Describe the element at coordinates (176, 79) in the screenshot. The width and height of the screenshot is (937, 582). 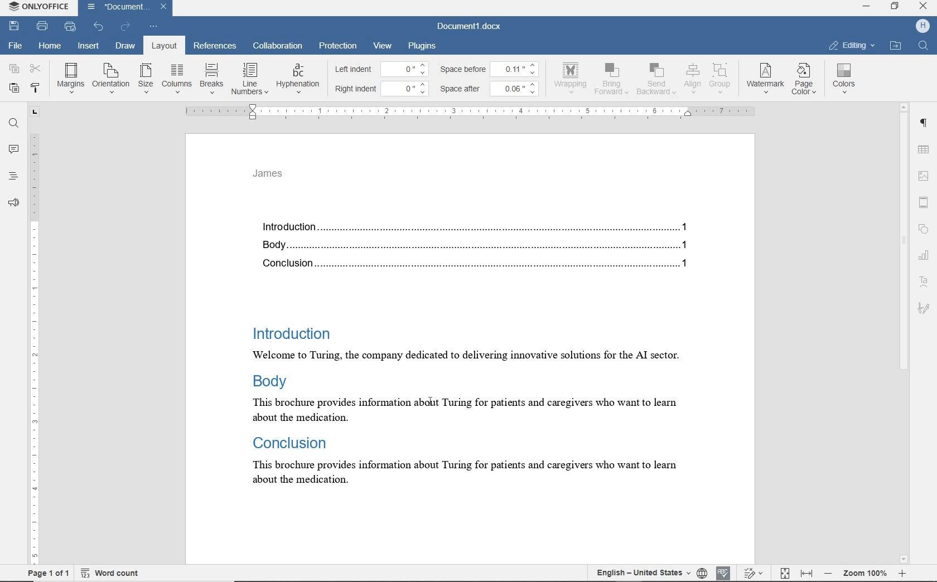
I see `columns` at that location.